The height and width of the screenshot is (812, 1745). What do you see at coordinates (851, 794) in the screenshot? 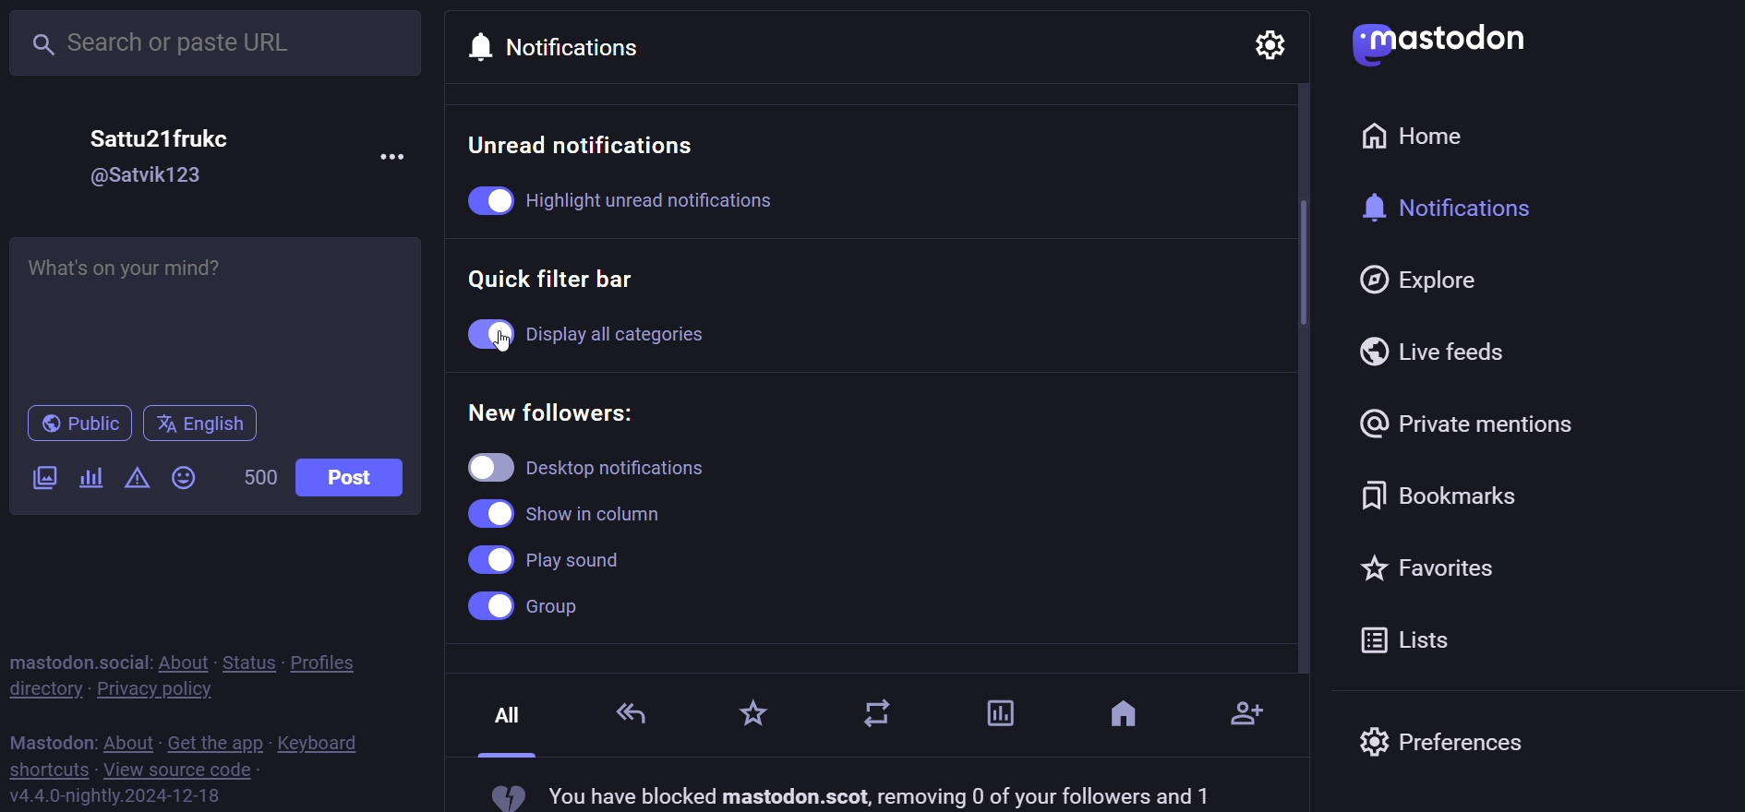
I see `You have blocked mastodon scot removina 0 of vour followers and 1` at bounding box center [851, 794].